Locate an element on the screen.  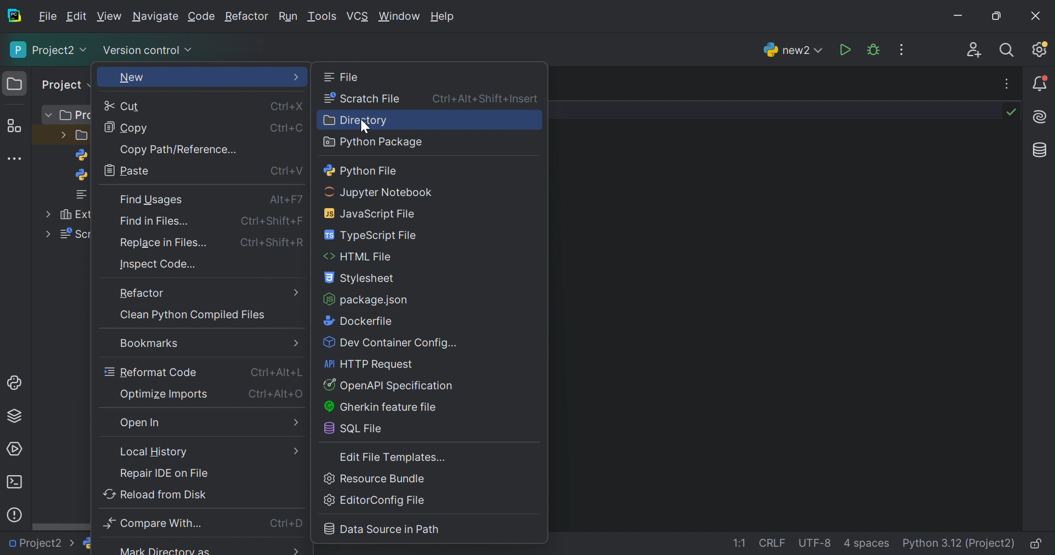
Repair IDE on File is located at coordinates (165, 474).